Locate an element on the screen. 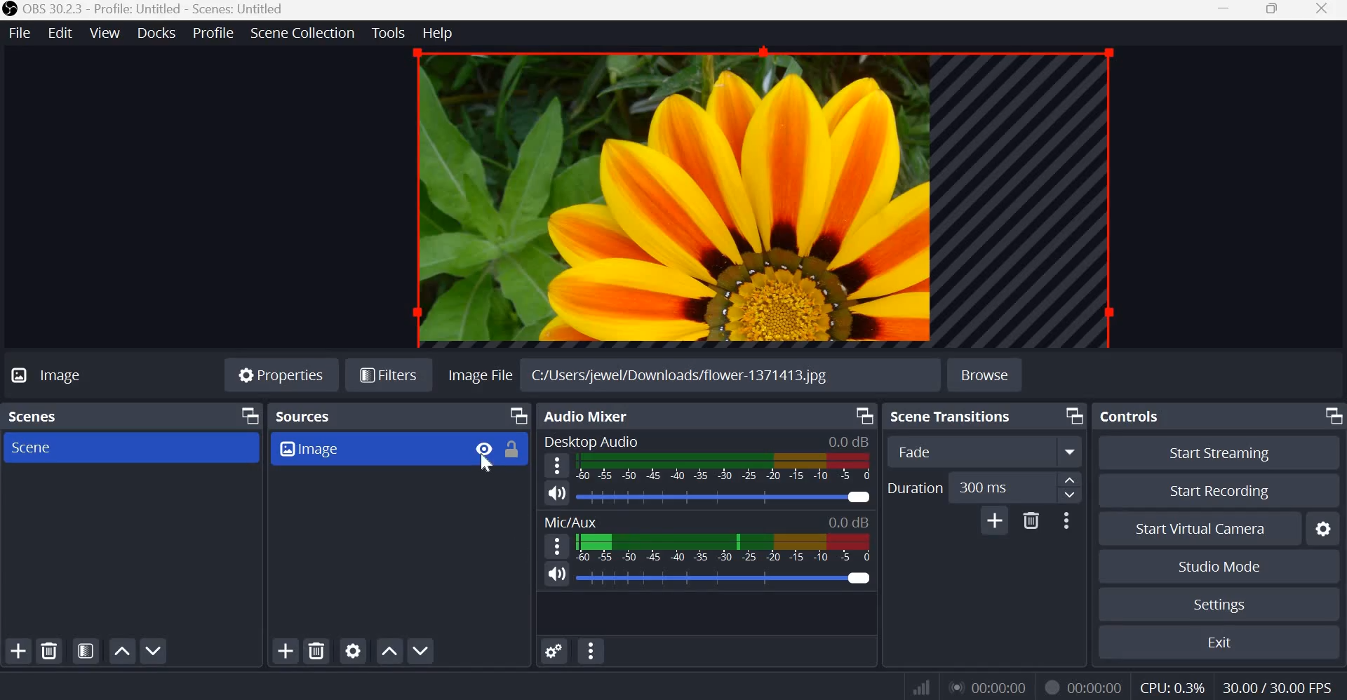 The height and width of the screenshot is (700, 1347). Start streaming is located at coordinates (1218, 452).